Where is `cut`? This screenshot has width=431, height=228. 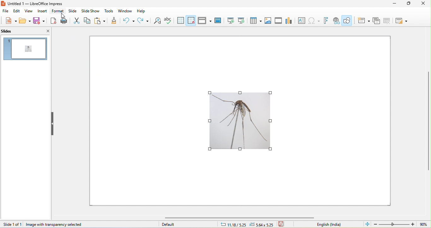 cut is located at coordinates (78, 20).